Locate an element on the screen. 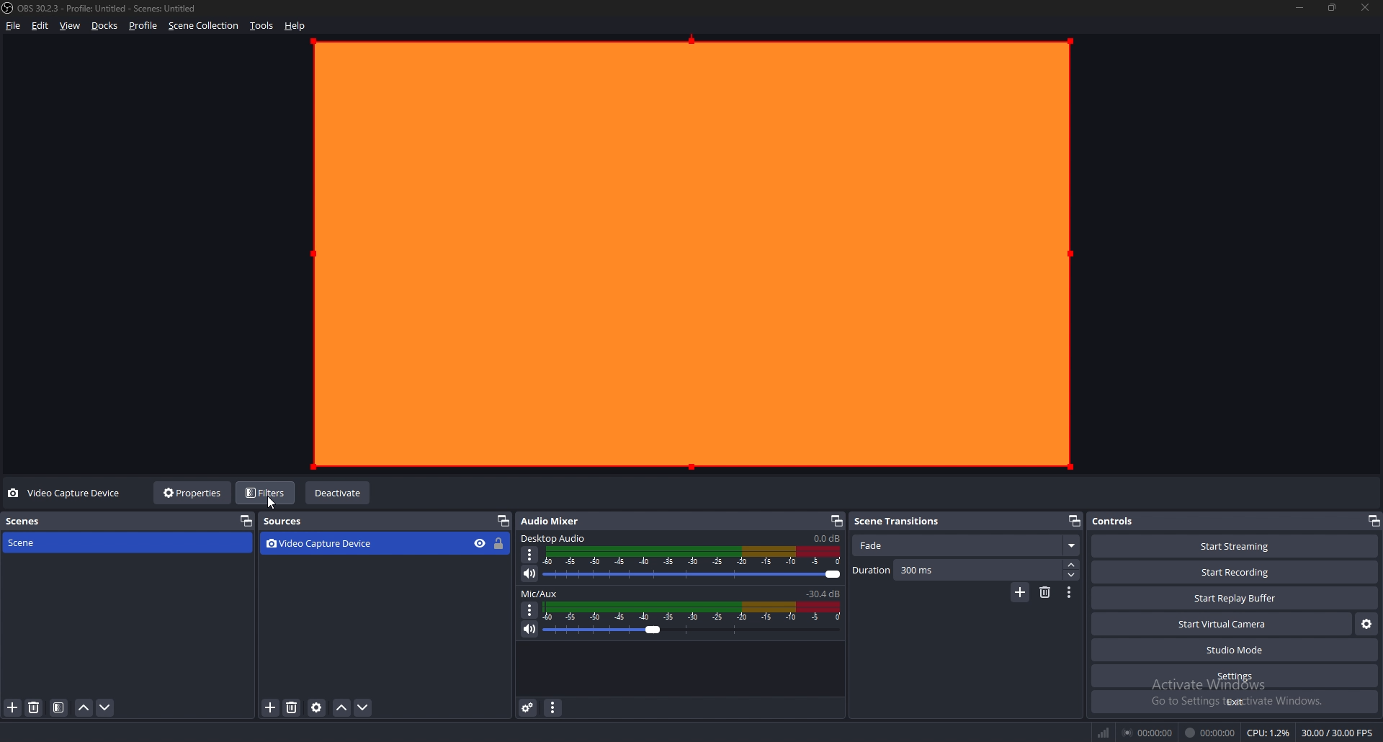  CPU: 1.2% is located at coordinates (1269, 733).